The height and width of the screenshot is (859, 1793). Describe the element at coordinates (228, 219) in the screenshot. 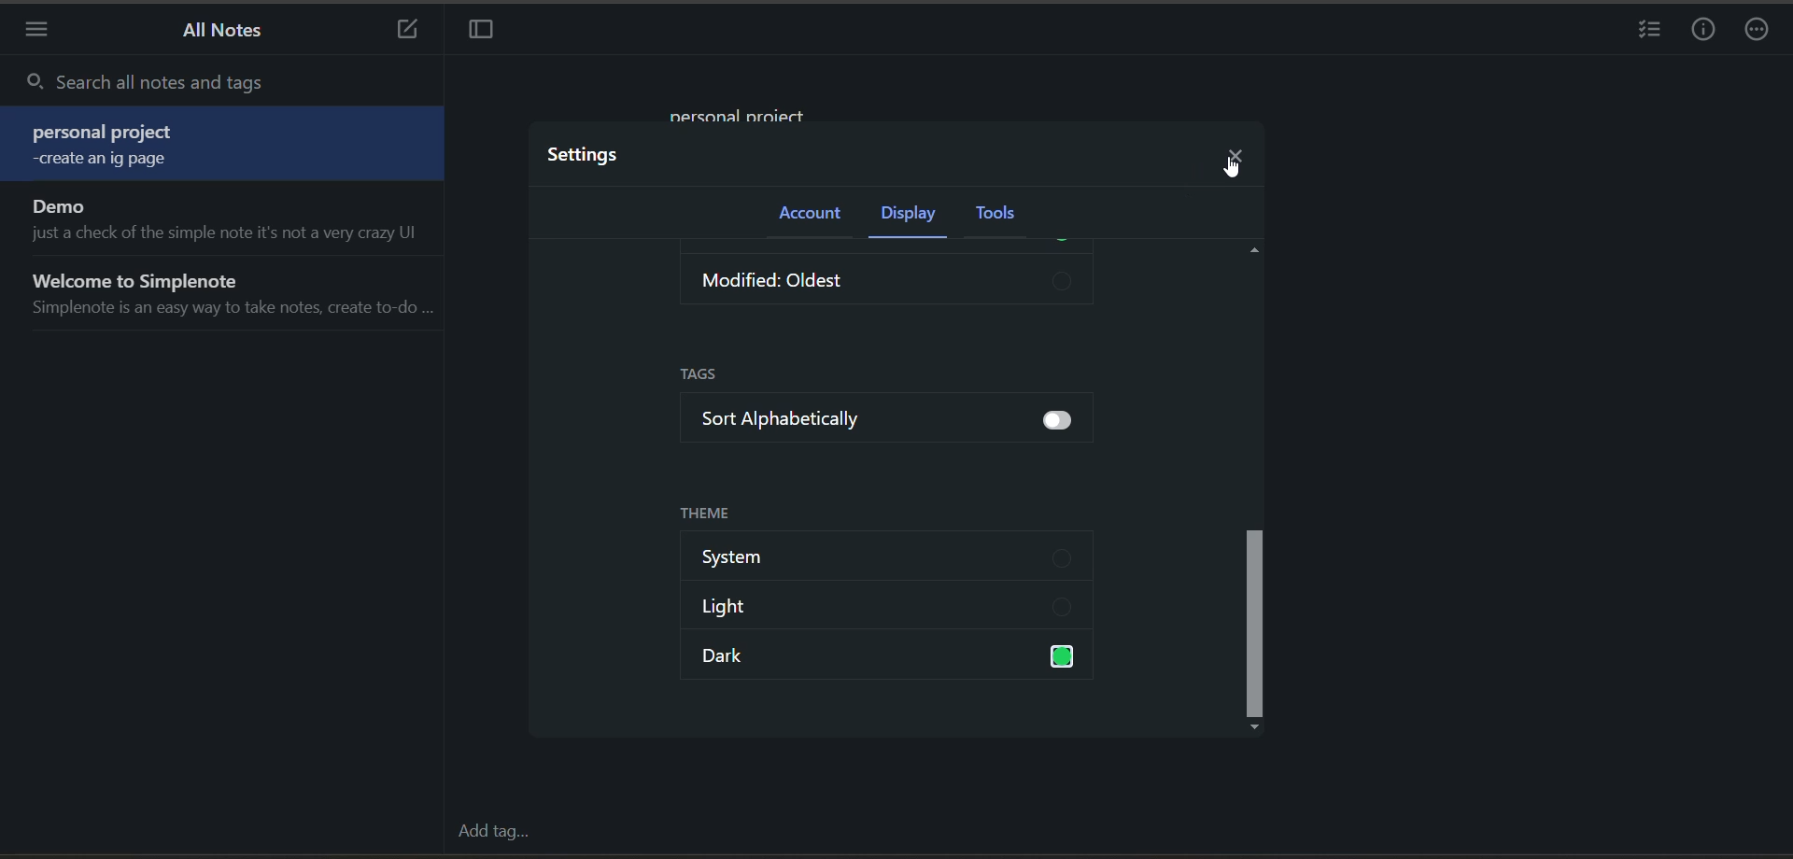

I see `note 2` at that location.